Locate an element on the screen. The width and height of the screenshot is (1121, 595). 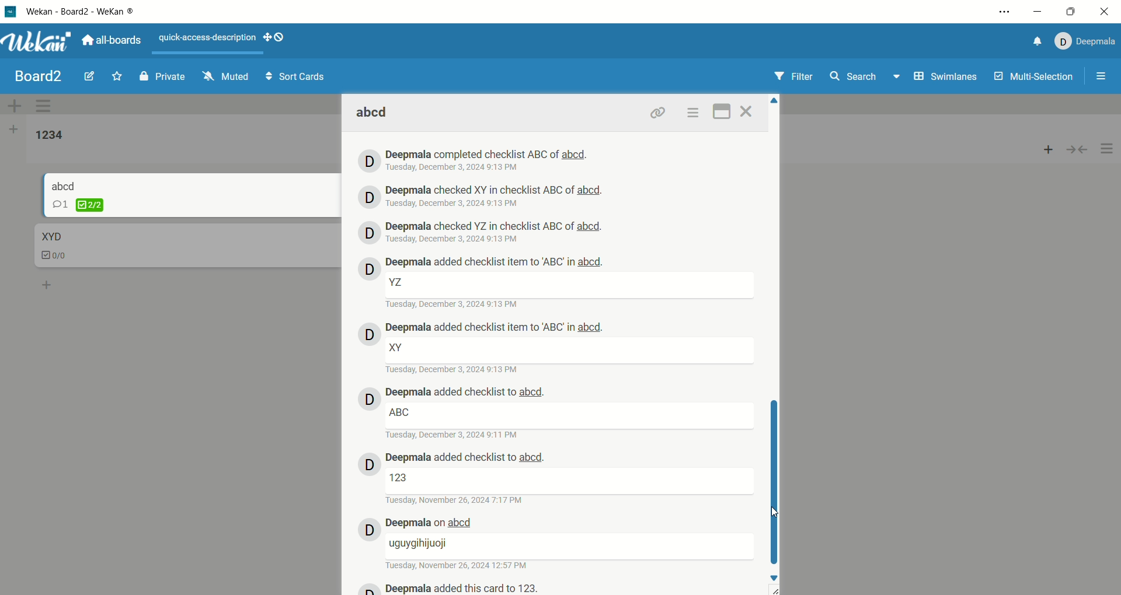
all boards is located at coordinates (112, 39).